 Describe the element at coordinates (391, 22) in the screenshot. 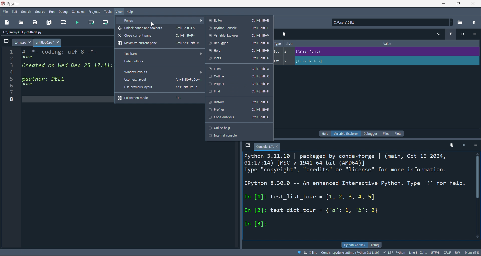

I see `current directory` at that location.